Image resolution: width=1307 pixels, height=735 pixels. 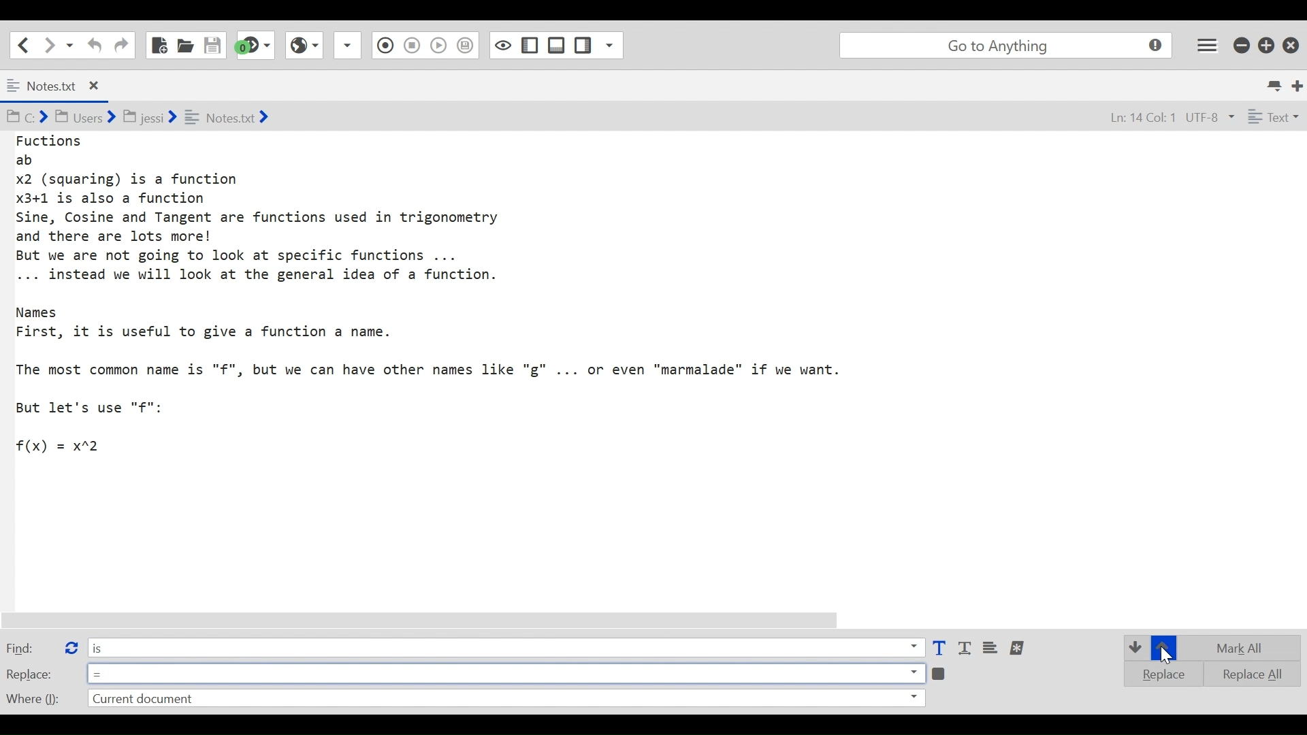 What do you see at coordinates (121, 46) in the screenshot?
I see `` at bounding box center [121, 46].